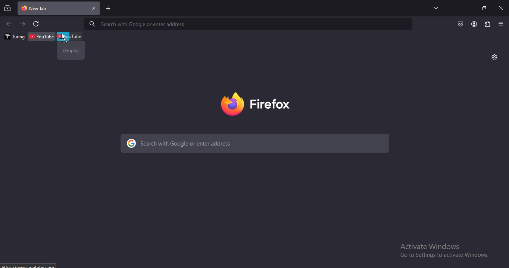  Describe the element at coordinates (437, 8) in the screenshot. I see `search tabs` at that location.